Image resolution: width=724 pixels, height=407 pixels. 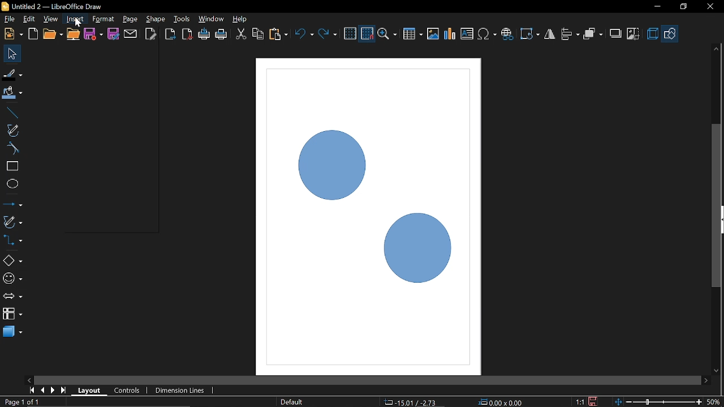 I want to click on Cut, so click(x=241, y=35).